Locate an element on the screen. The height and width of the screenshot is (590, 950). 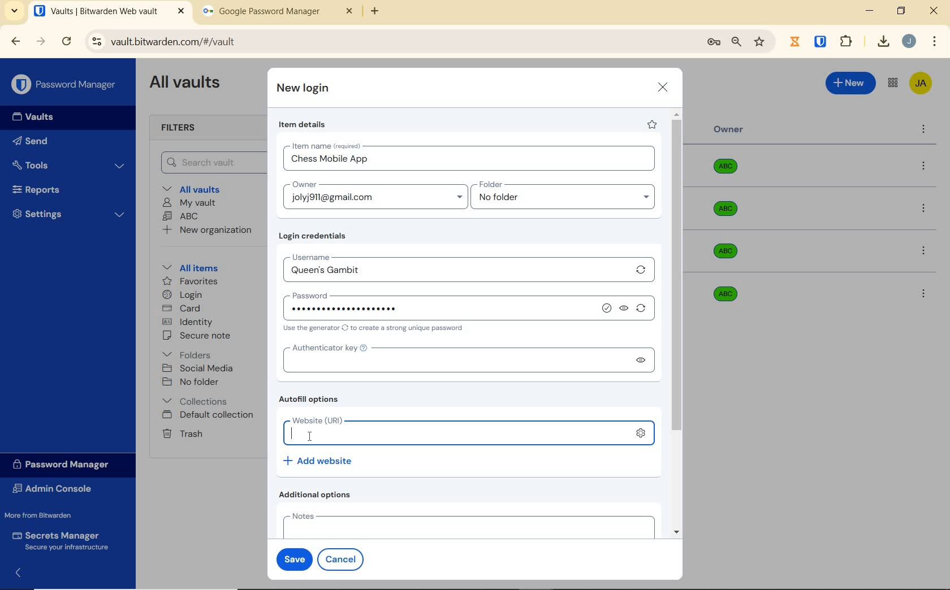
Website (URL) is located at coordinates (456, 431).